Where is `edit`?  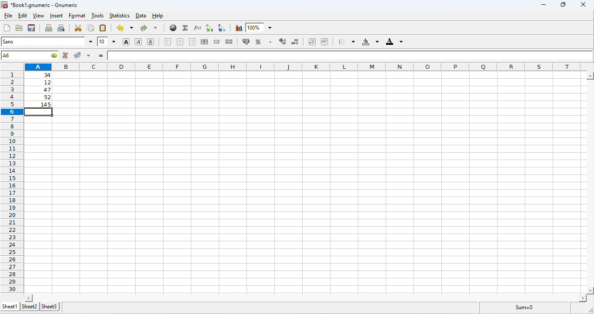 edit is located at coordinates (23, 16).